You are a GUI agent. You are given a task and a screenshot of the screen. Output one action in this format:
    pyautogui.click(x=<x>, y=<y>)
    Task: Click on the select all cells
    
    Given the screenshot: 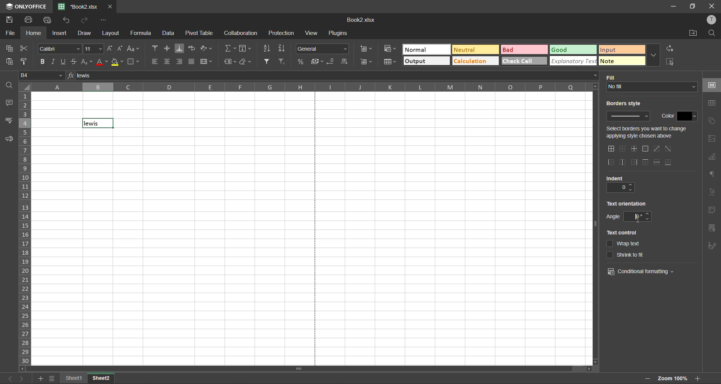 What is the action you would take?
    pyautogui.click(x=24, y=86)
    